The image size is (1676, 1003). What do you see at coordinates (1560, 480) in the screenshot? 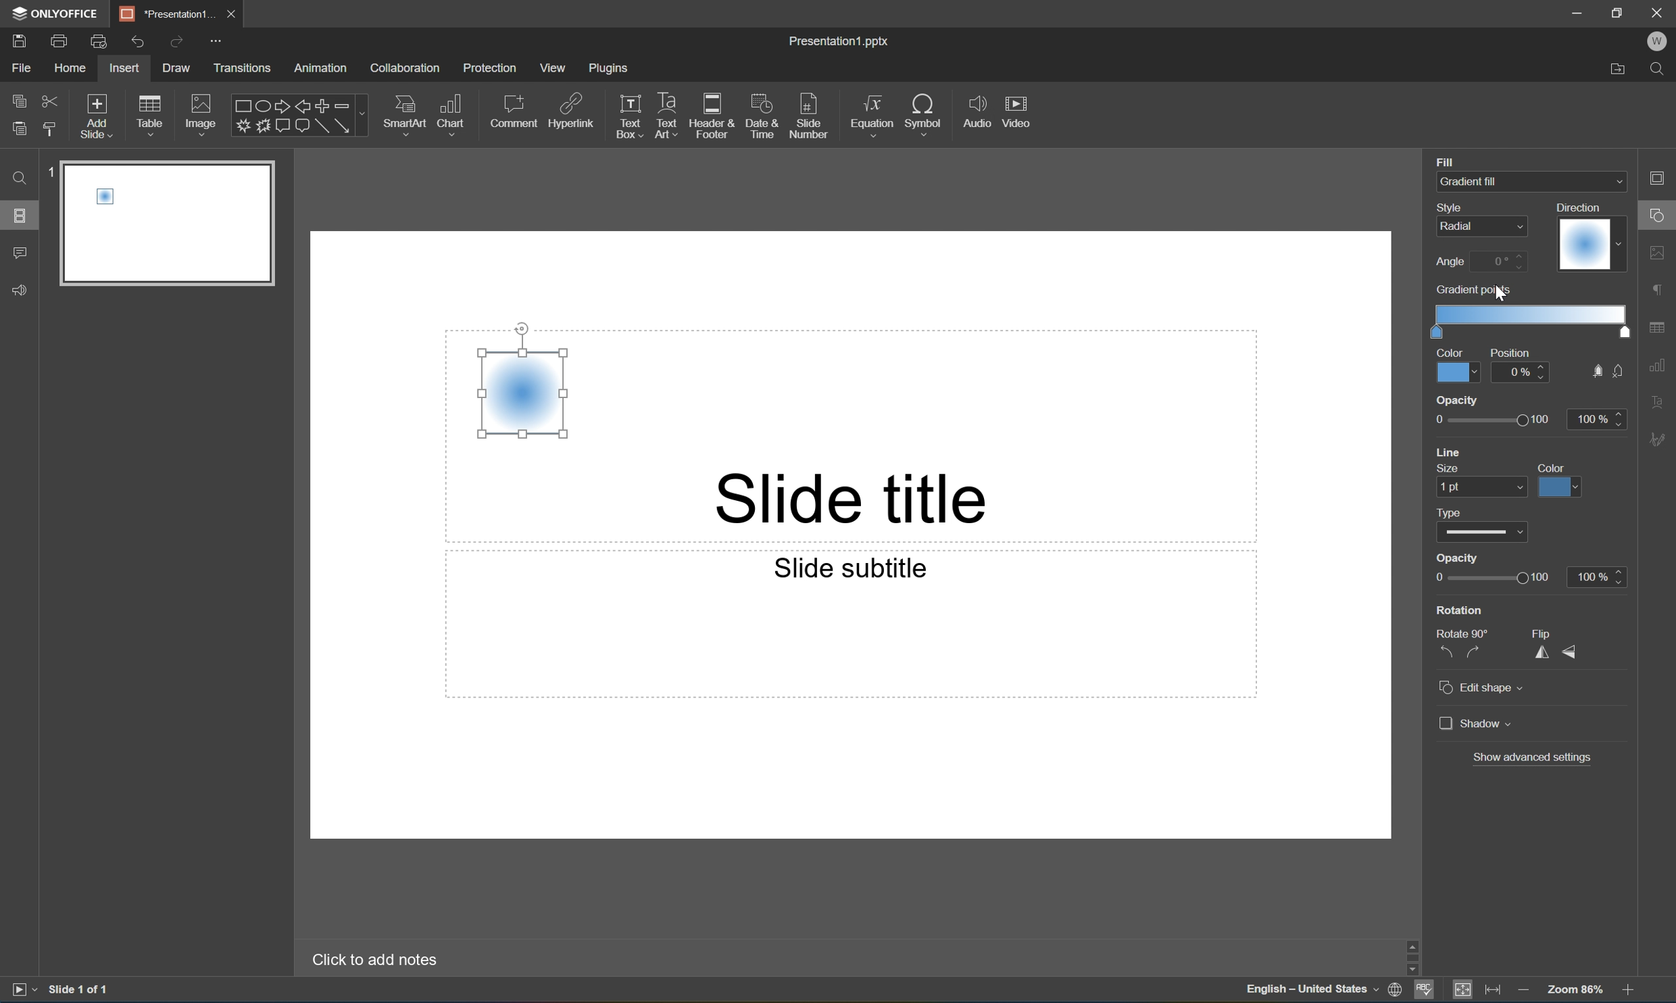
I see `color` at bounding box center [1560, 480].